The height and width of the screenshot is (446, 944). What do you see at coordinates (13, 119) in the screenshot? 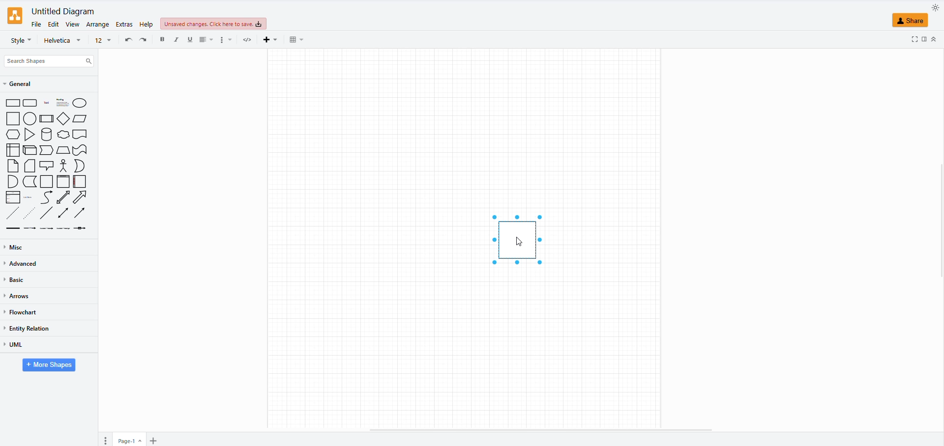
I see `square` at bounding box center [13, 119].